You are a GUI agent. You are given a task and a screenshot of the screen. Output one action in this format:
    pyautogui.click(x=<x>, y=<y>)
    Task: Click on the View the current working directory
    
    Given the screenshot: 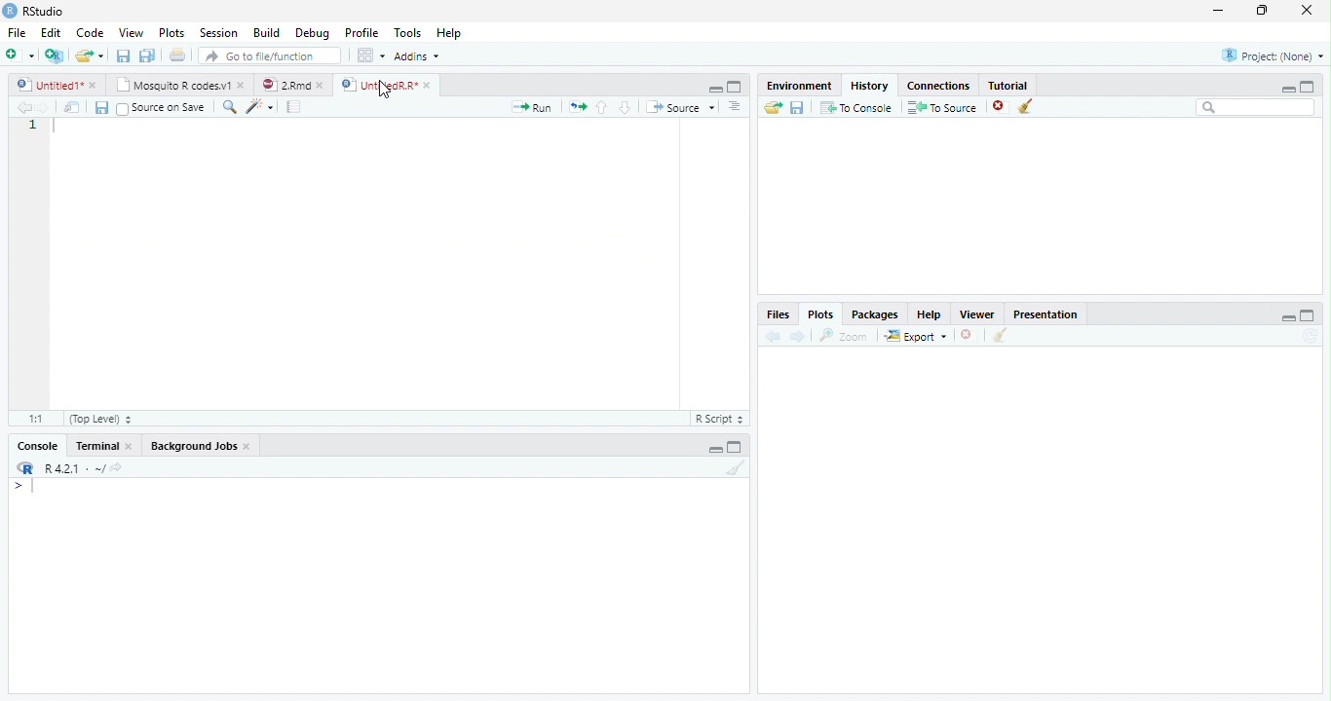 What is the action you would take?
    pyautogui.click(x=117, y=465)
    